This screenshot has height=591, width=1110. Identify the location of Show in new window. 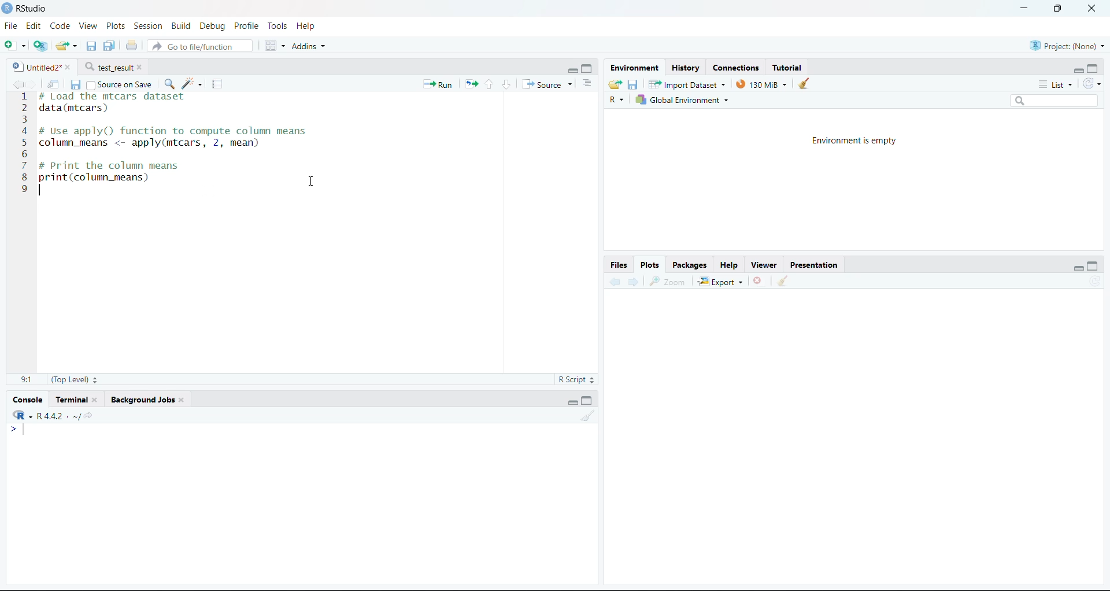
(57, 83).